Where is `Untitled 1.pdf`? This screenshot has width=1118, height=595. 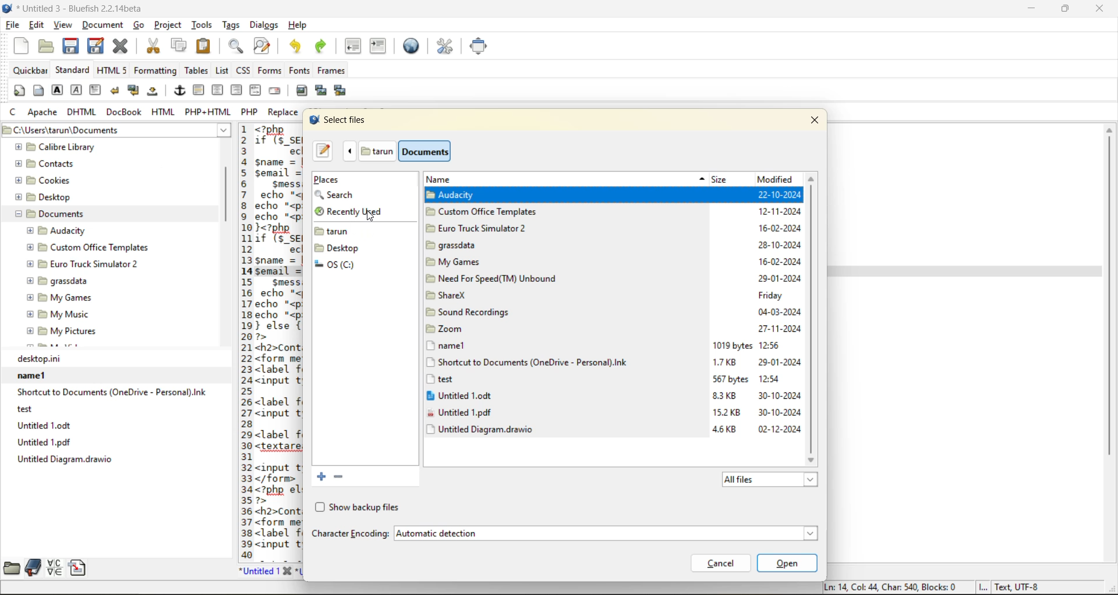 Untitled 1.pdf is located at coordinates (115, 442).